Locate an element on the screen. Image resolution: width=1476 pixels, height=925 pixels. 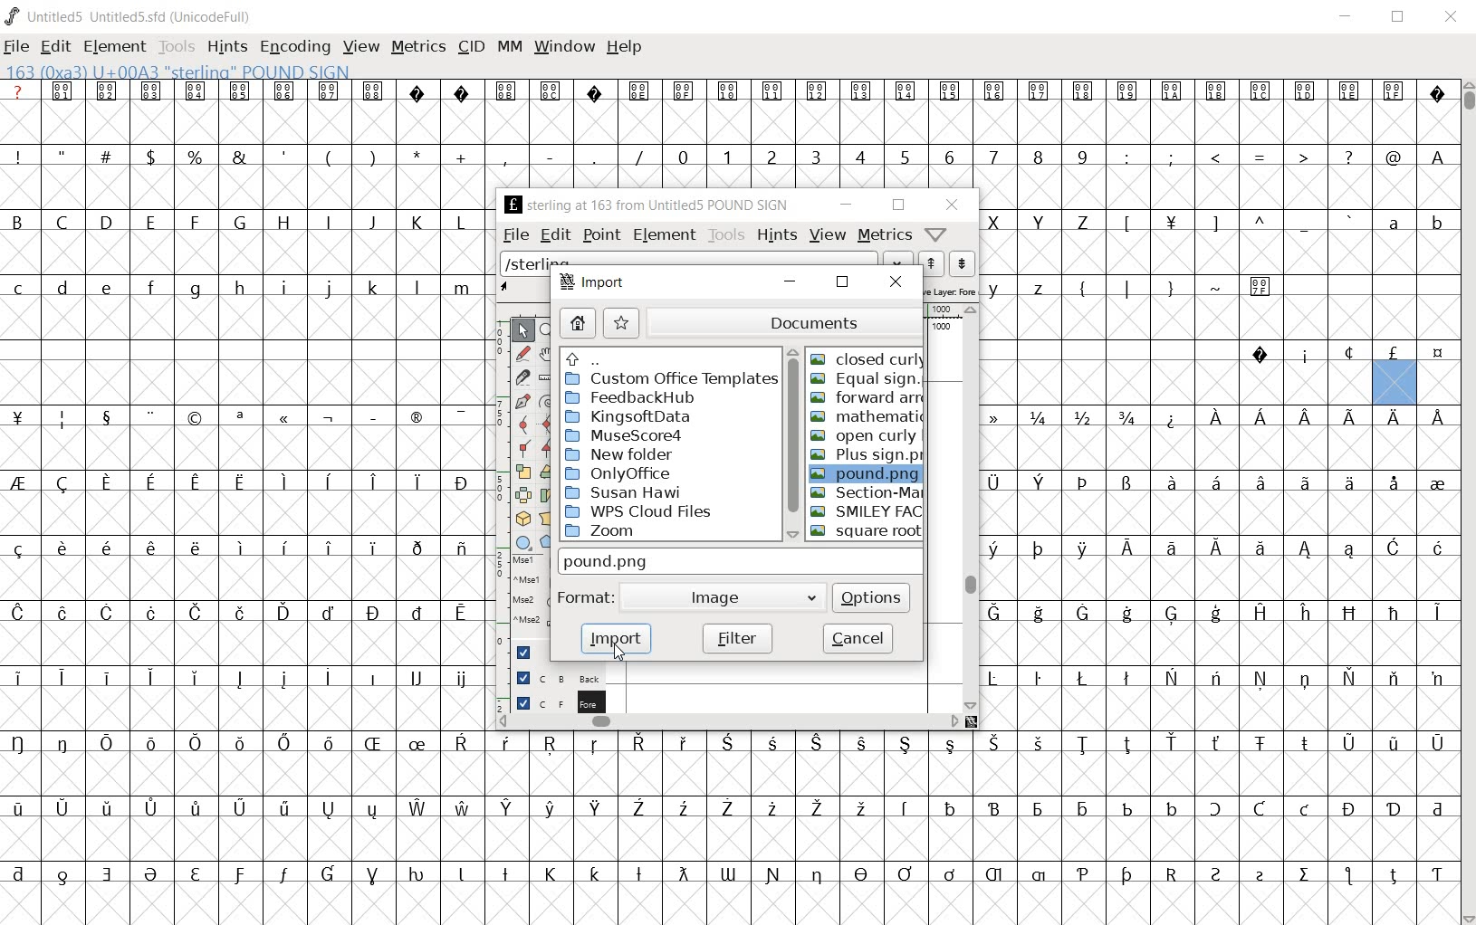
selected file is located at coordinates (867, 473).